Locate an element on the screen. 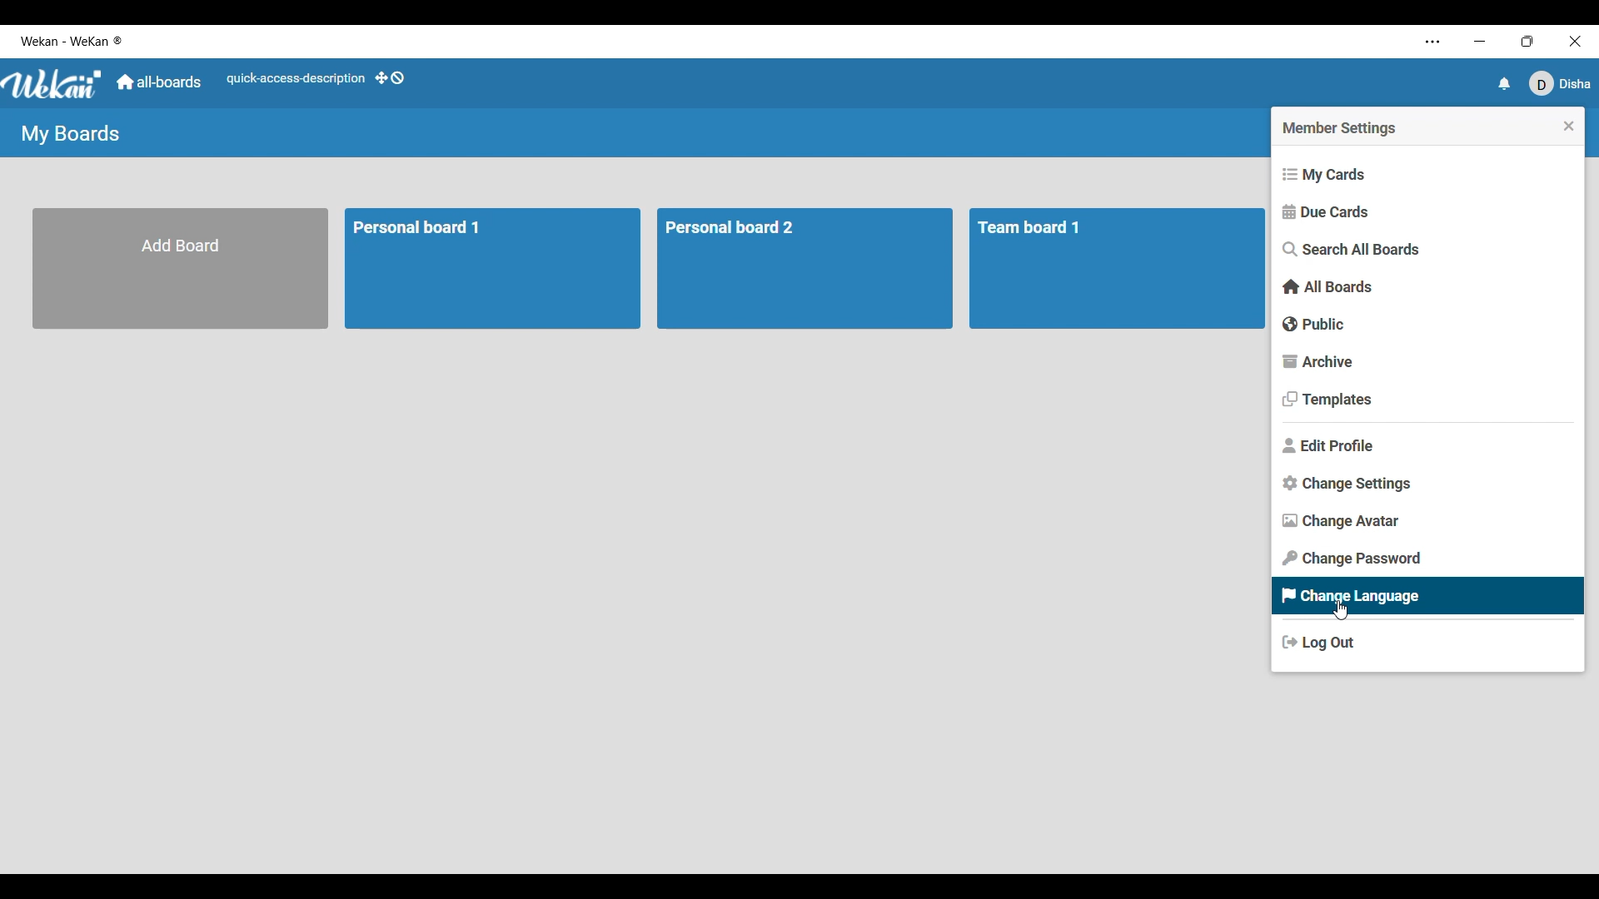 This screenshot has height=899, width=1599. Software logo is located at coordinates (53, 85).